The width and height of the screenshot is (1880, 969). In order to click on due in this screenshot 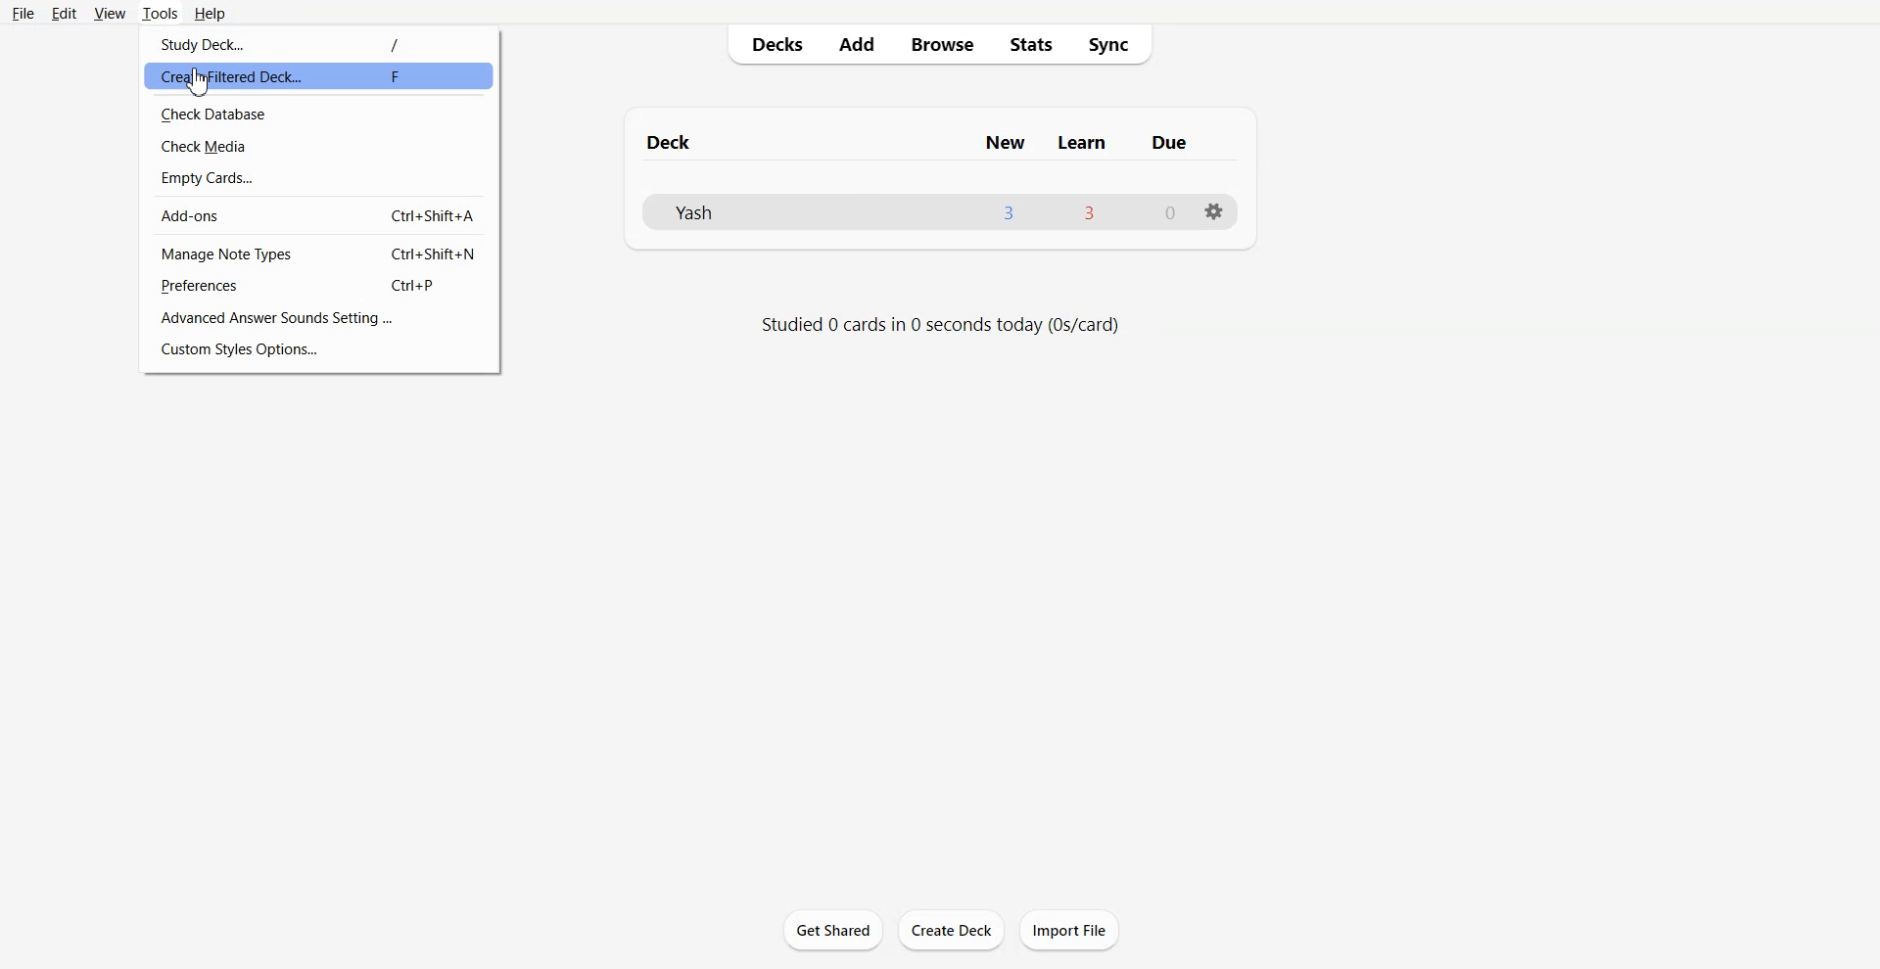, I will do `click(1168, 143)`.